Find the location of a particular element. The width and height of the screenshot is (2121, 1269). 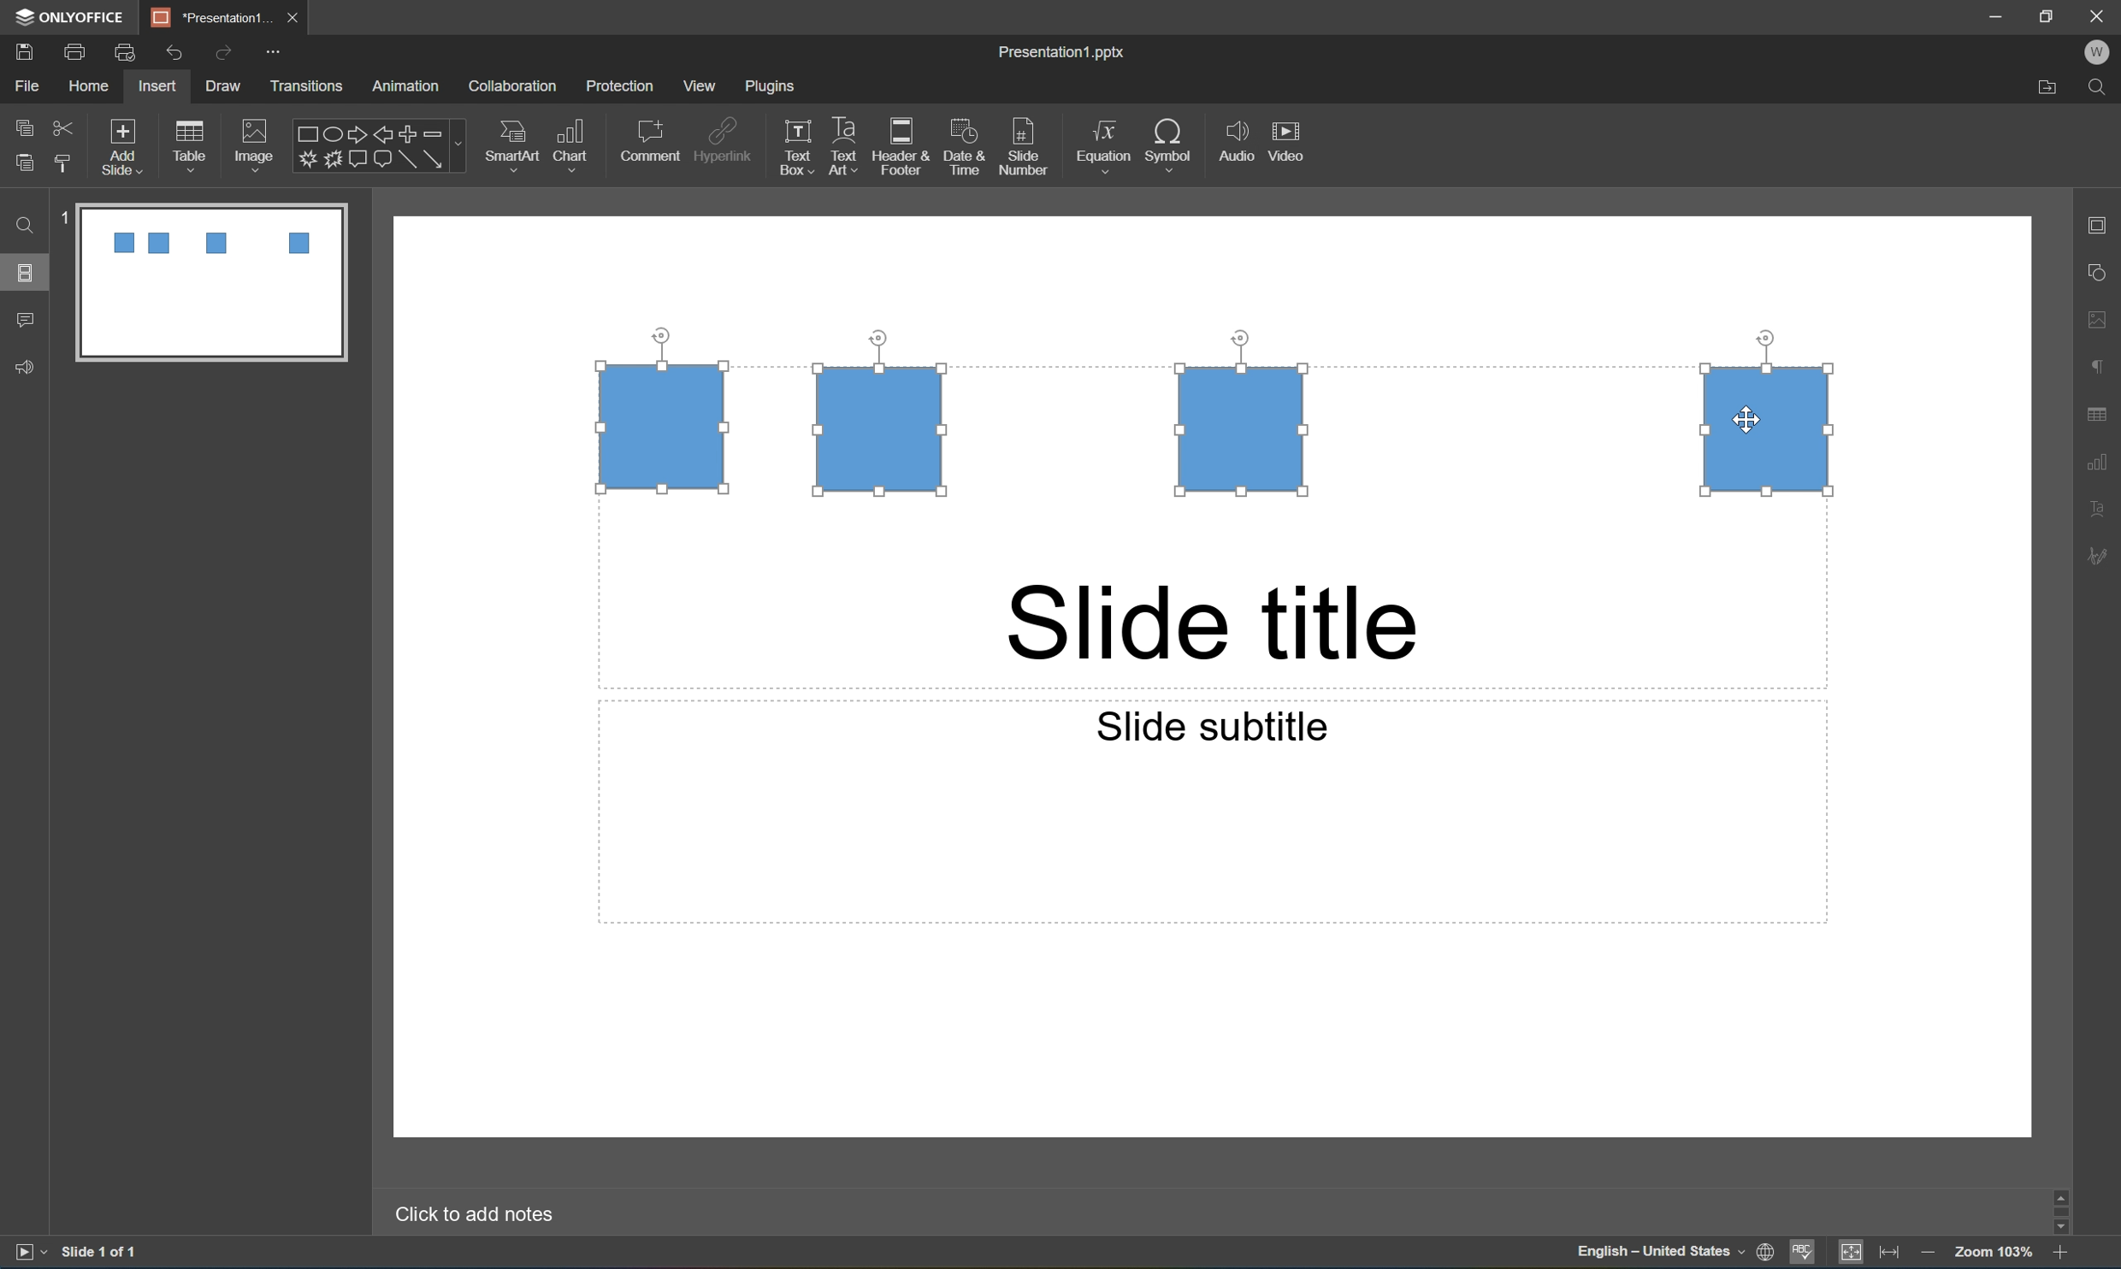

*Presentation1... is located at coordinates (214, 15).